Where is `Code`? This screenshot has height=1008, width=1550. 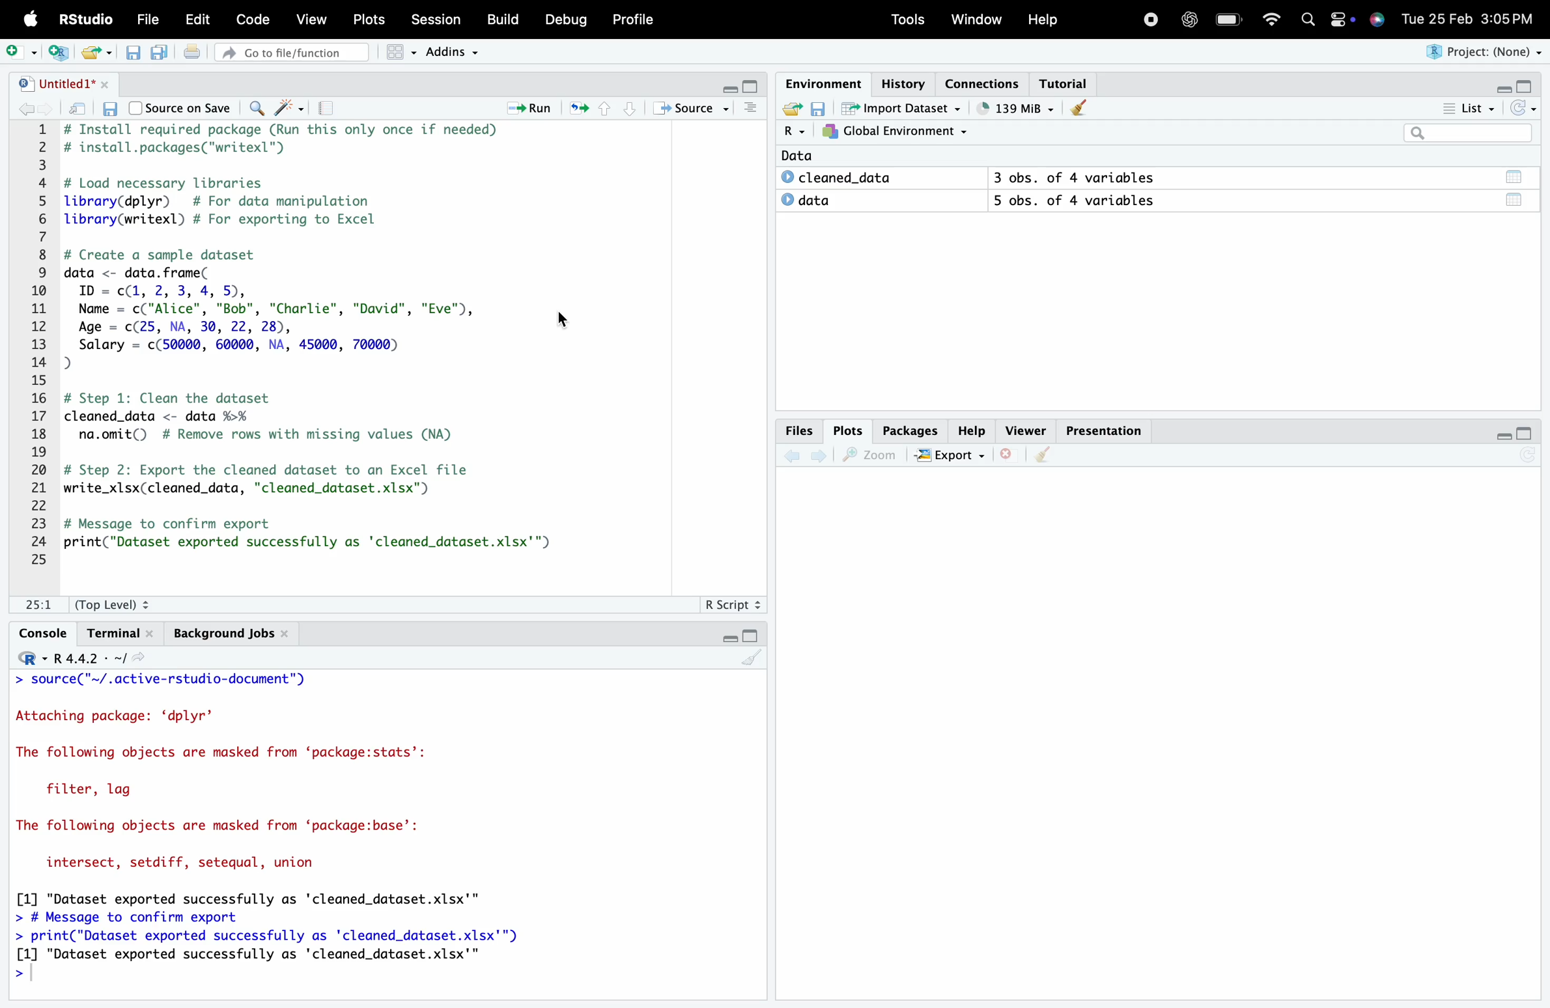
Code is located at coordinates (254, 20).